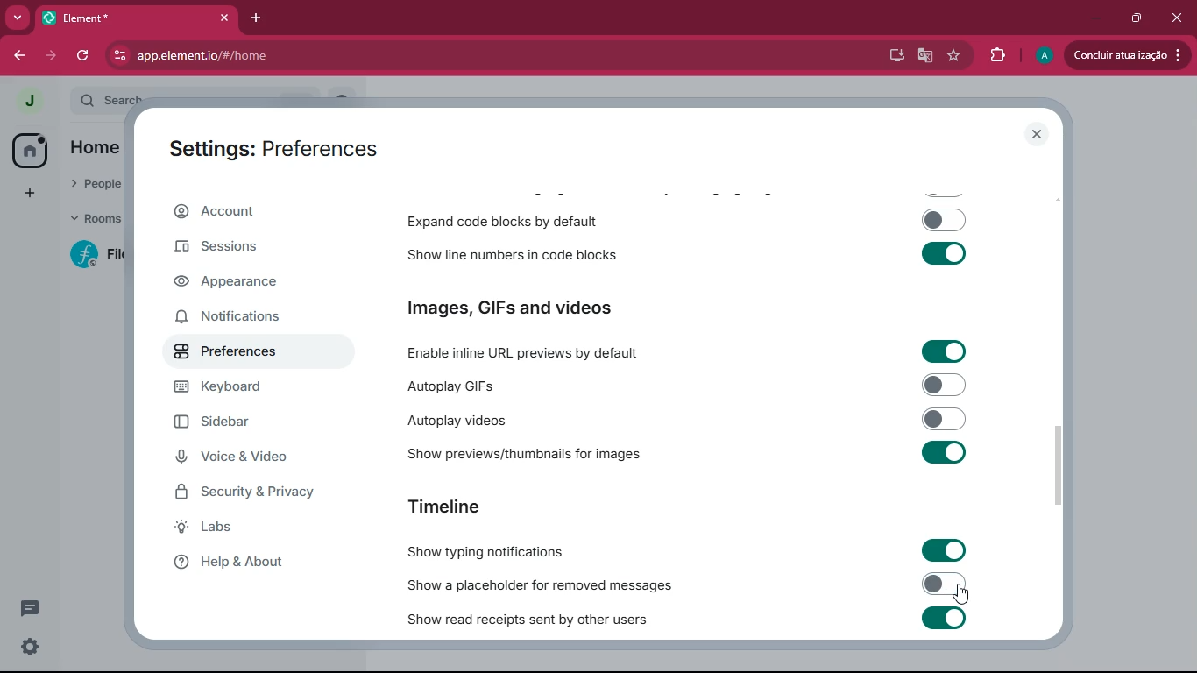  I want to click on cursor, so click(960, 594).